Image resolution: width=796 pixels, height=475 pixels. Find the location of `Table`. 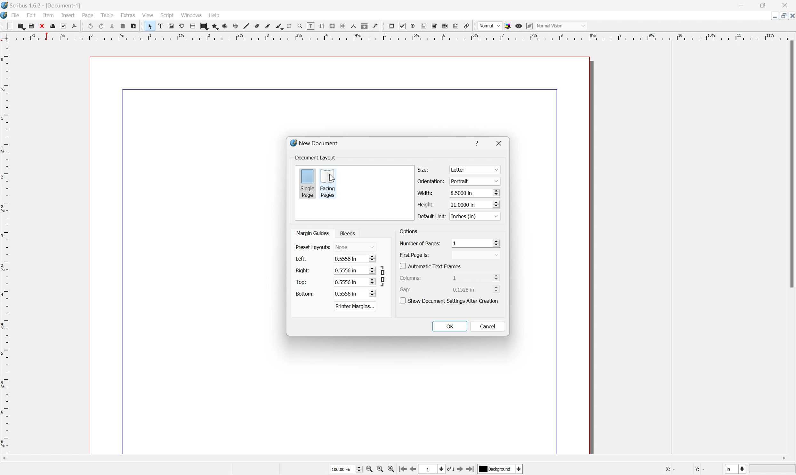

Table is located at coordinates (191, 26).